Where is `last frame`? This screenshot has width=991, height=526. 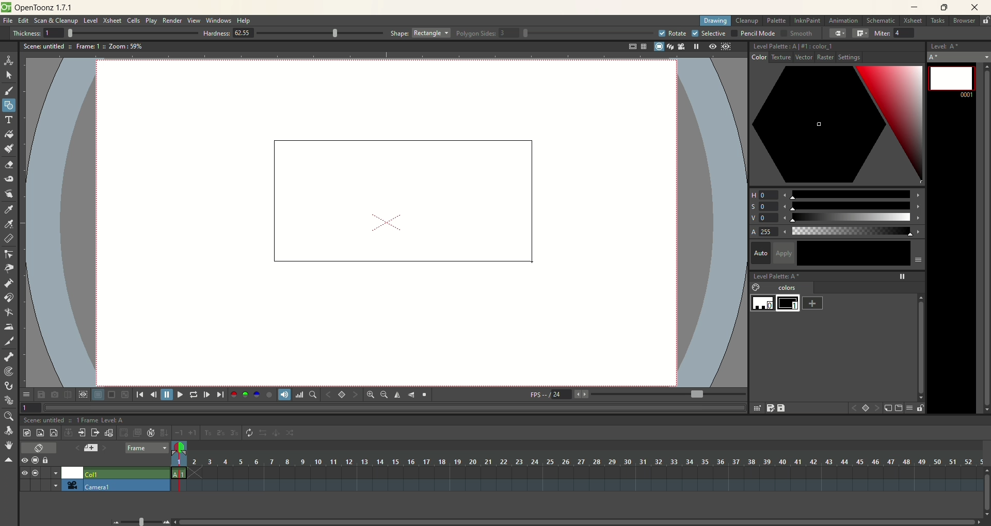 last frame is located at coordinates (221, 395).